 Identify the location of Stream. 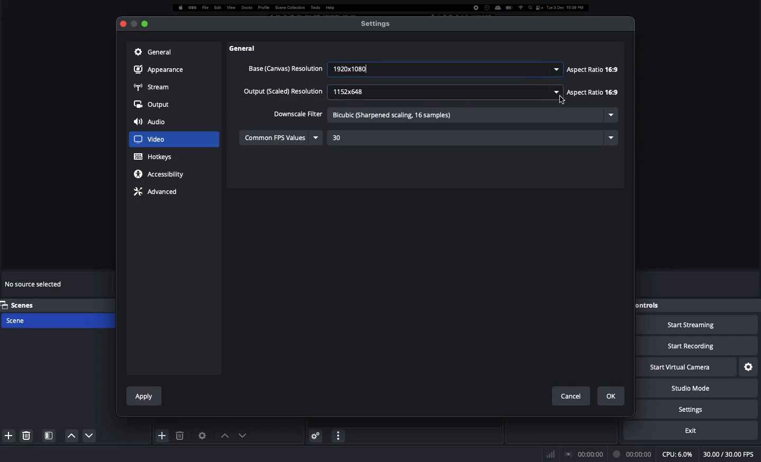
(152, 86).